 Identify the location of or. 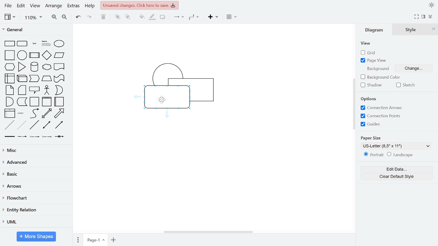
(59, 90).